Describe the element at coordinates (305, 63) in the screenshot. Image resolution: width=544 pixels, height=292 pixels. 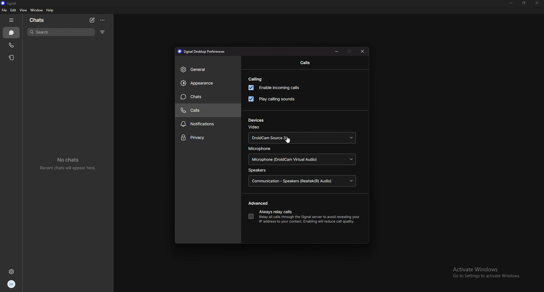
I see `calls` at that location.